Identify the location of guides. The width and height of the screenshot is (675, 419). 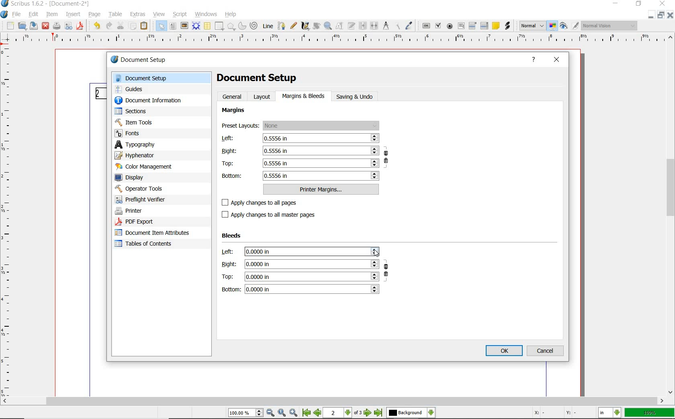
(132, 90).